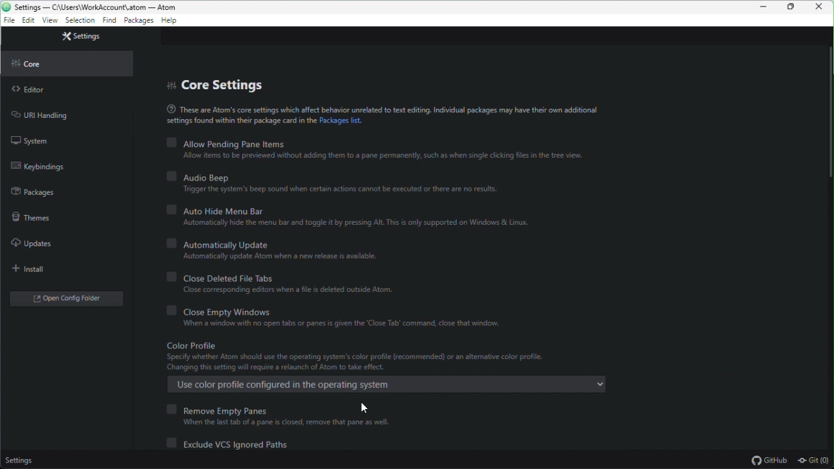 Image resolution: width=834 pixels, height=469 pixels. What do you see at coordinates (296, 285) in the screenshot?
I see `close deleted file tabs` at bounding box center [296, 285].